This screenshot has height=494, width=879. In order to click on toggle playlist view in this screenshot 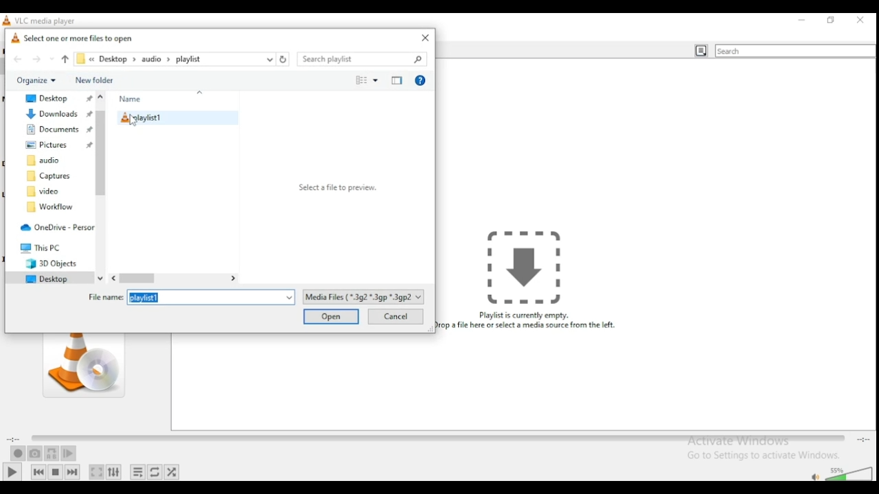, I will do `click(700, 50)`.